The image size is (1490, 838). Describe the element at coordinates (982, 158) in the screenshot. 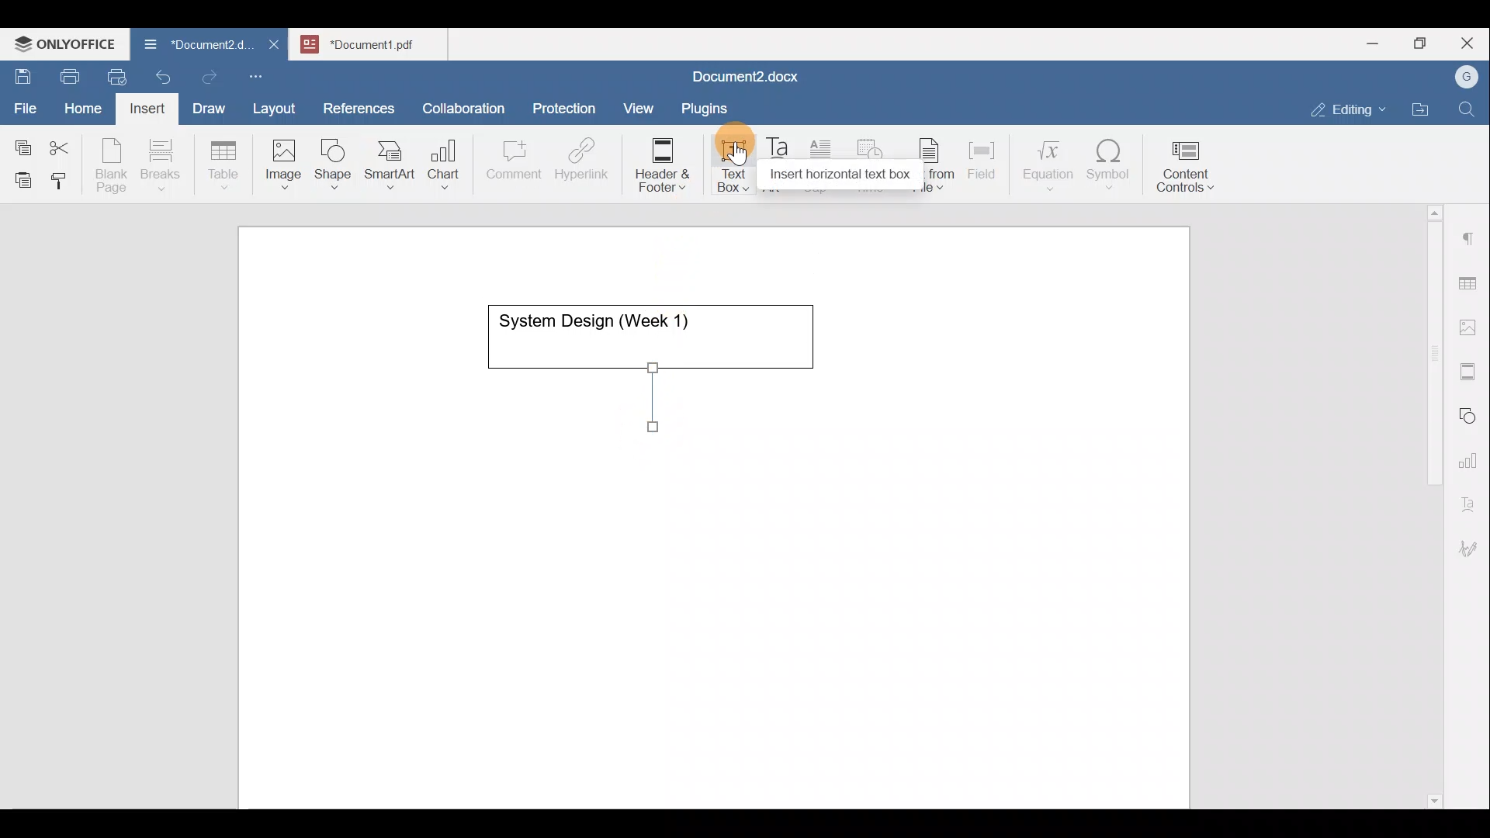

I see `Field` at that location.